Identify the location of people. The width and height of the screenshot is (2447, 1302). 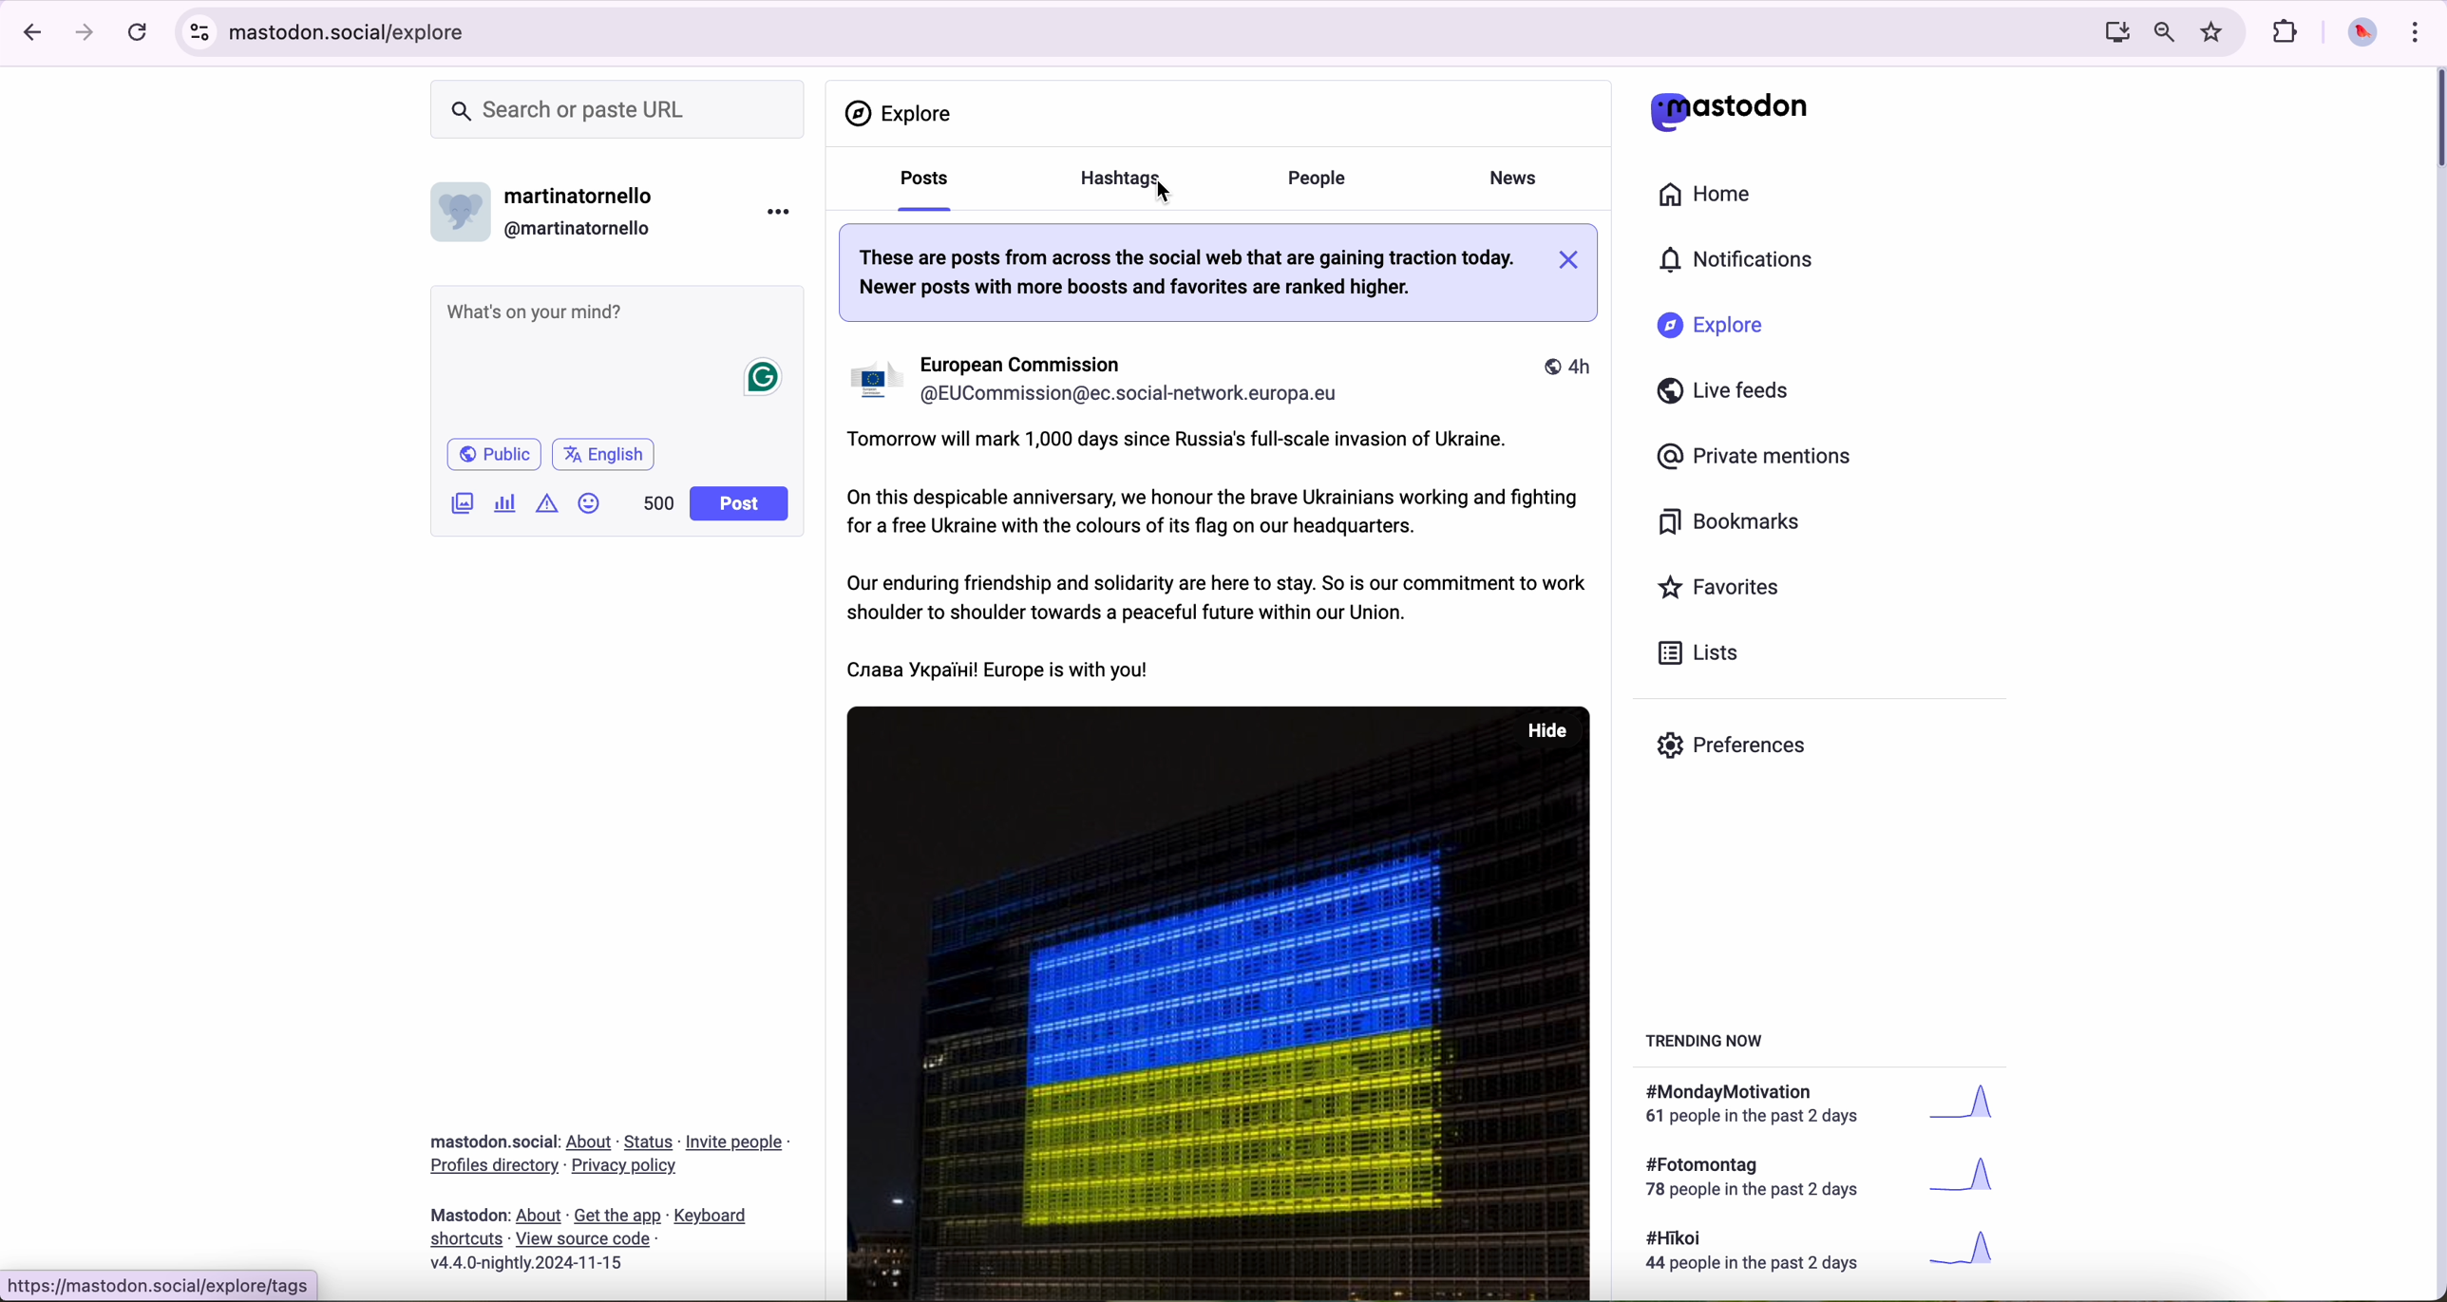
(1324, 177).